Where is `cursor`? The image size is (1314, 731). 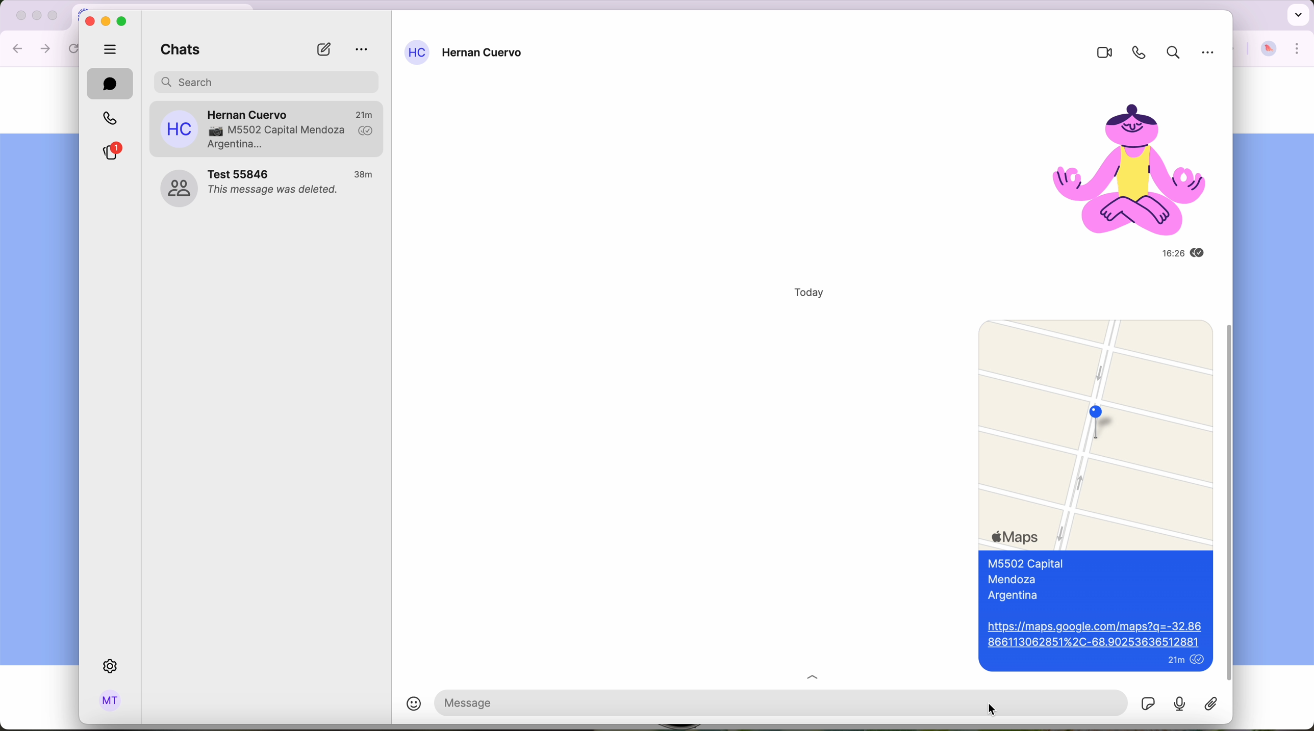
cursor is located at coordinates (992, 709).